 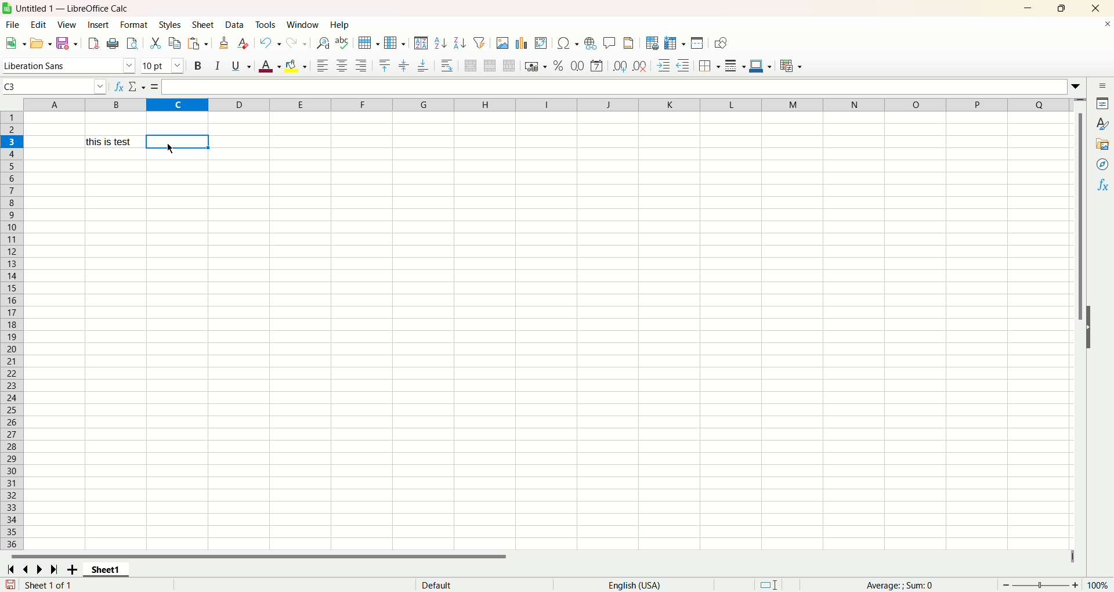 What do you see at coordinates (894, 584) in the screenshot?
I see `functions` at bounding box center [894, 584].